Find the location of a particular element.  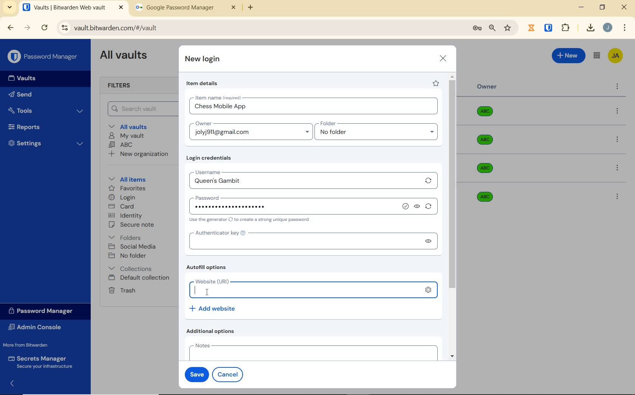

cursor is located at coordinates (208, 292).